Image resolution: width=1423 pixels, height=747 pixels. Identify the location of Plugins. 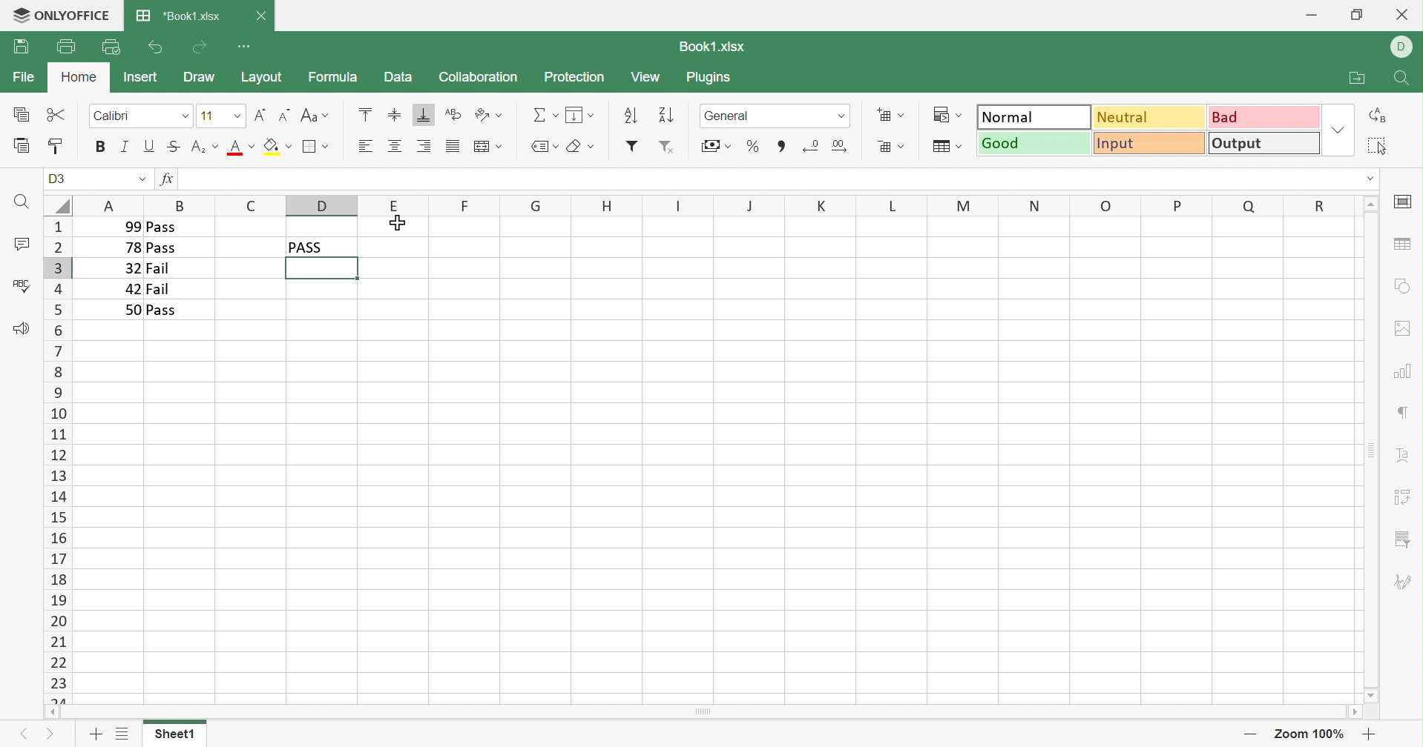
(711, 79).